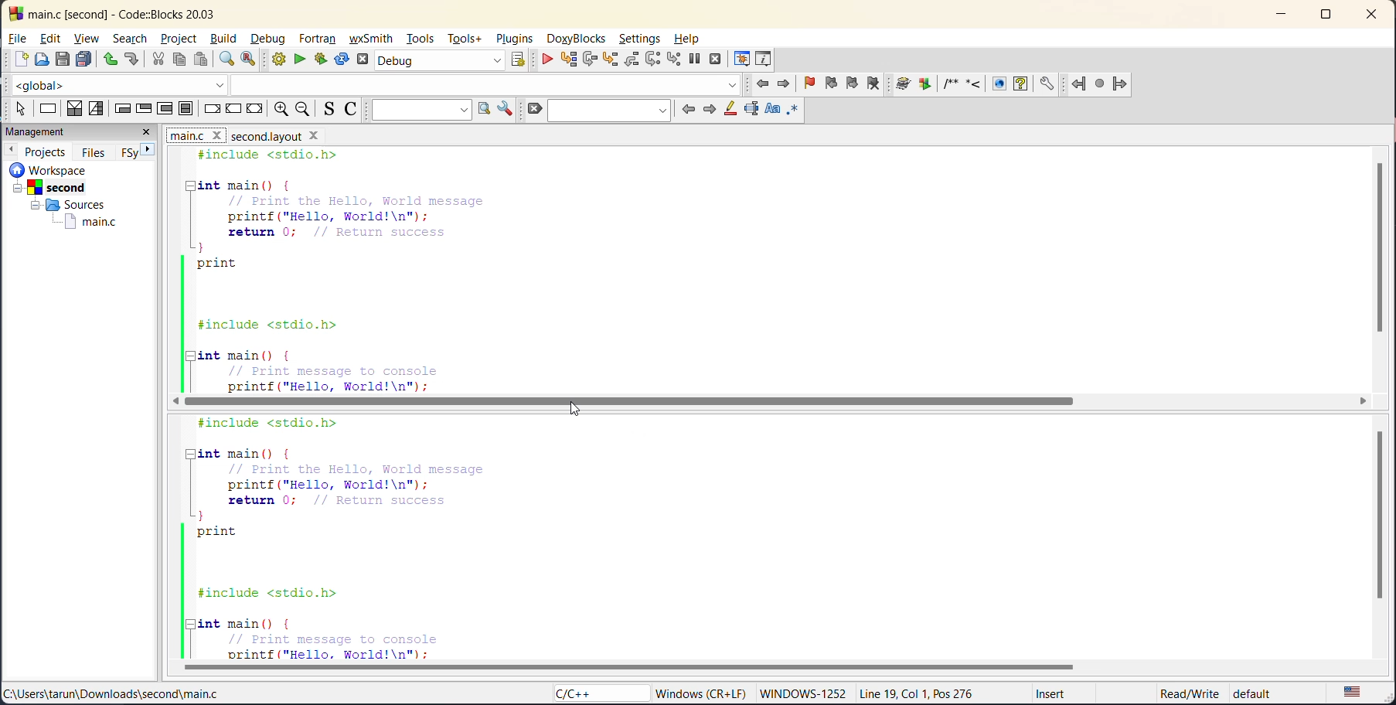 The height and width of the screenshot is (705, 1396). I want to click on paste, so click(202, 60).